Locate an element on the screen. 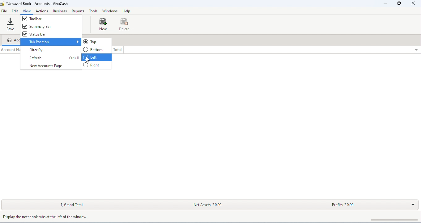  new is located at coordinates (105, 24).